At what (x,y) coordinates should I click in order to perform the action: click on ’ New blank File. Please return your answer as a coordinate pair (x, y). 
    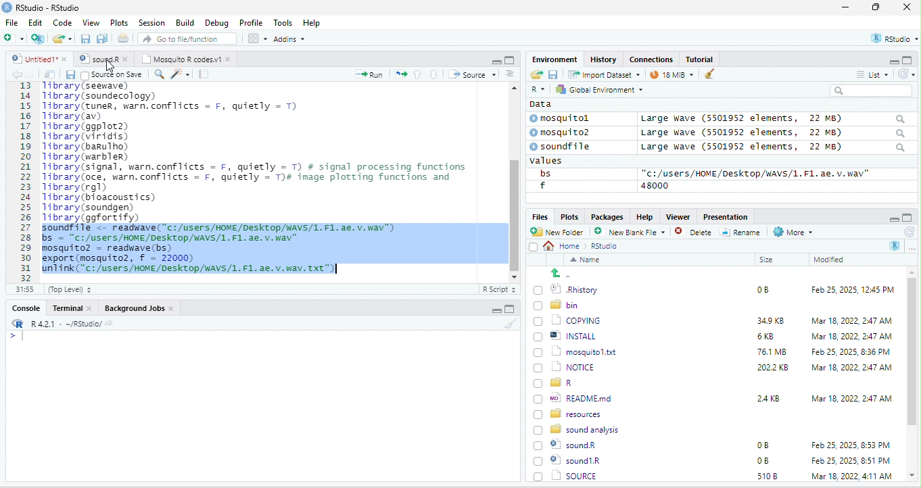
    Looking at the image, I should click on (634, 234).